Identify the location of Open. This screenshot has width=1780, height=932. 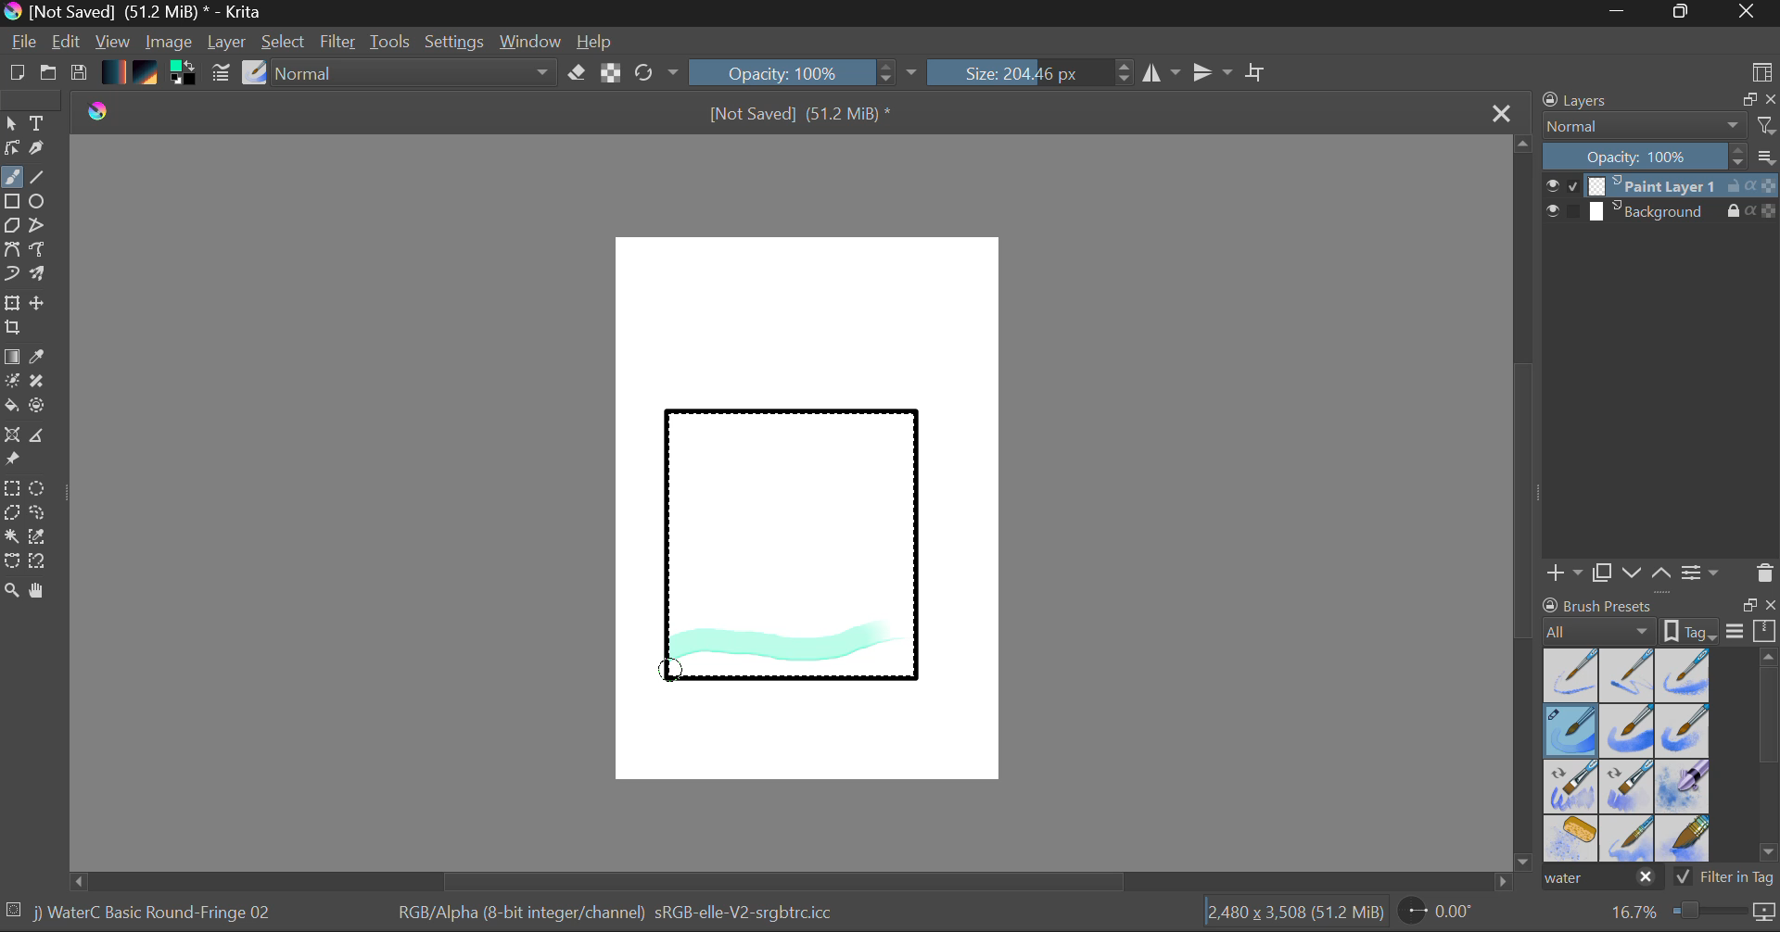
(50, 75).